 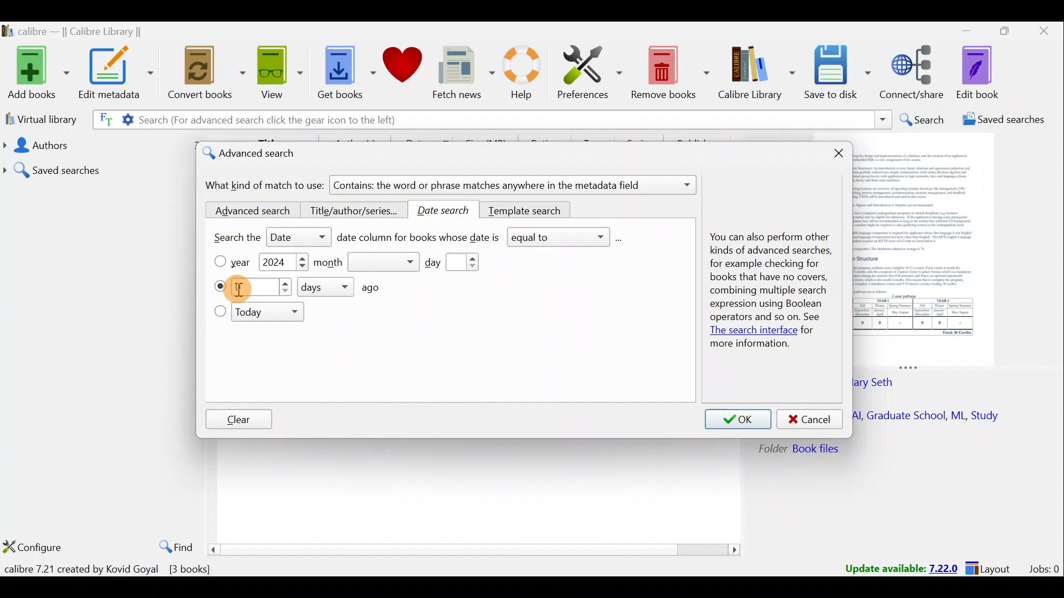 What do you see at coordinates (991, 567) in the screenshot?
I see `Layout` at bounding box center [991, 567].